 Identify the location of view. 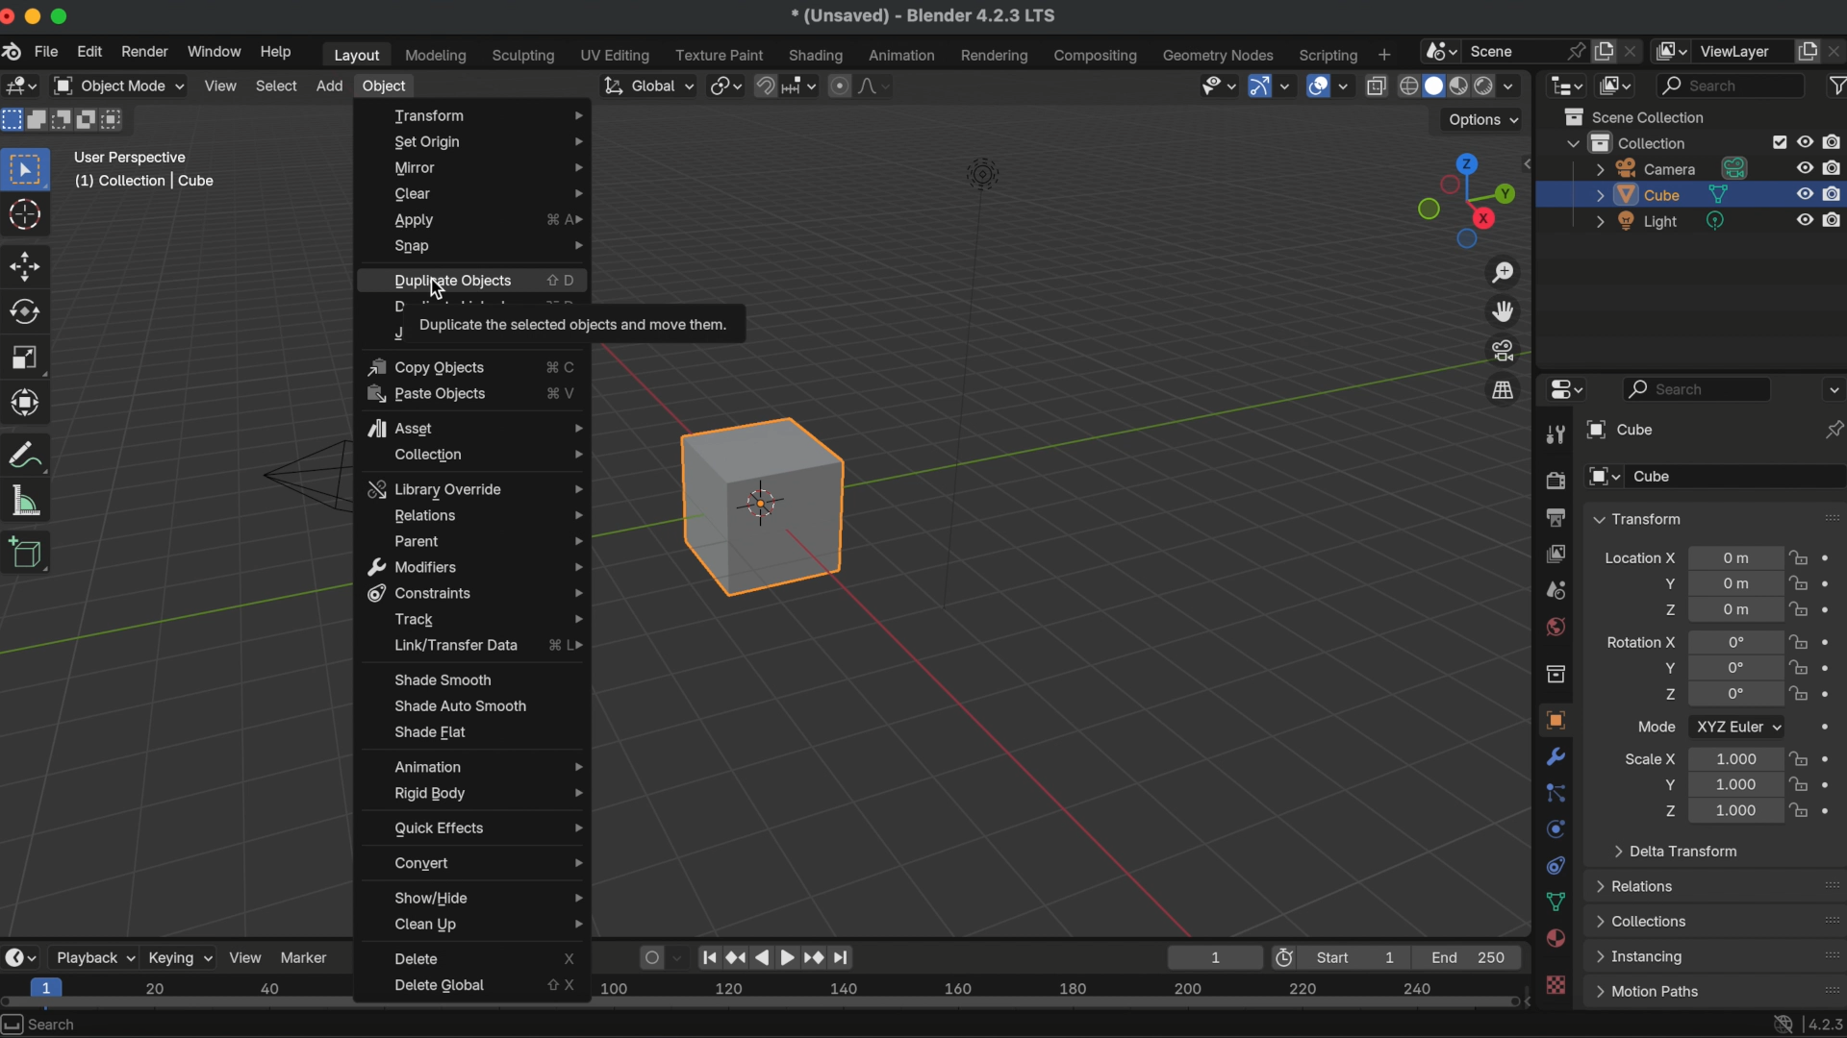
(220, 85).